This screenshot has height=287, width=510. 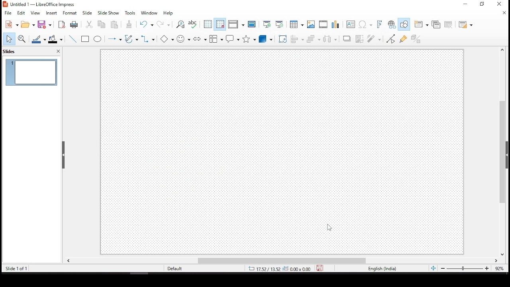 What do you see at coordinates (330, 39) in the screenshot?
I see `distribute` at bounding box center [330, 39].